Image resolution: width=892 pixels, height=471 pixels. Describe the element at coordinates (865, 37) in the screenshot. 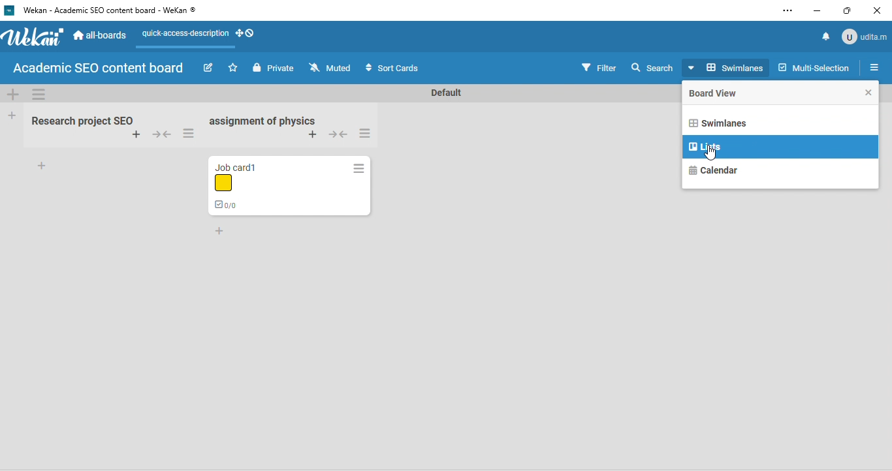

I see `account` at that location.